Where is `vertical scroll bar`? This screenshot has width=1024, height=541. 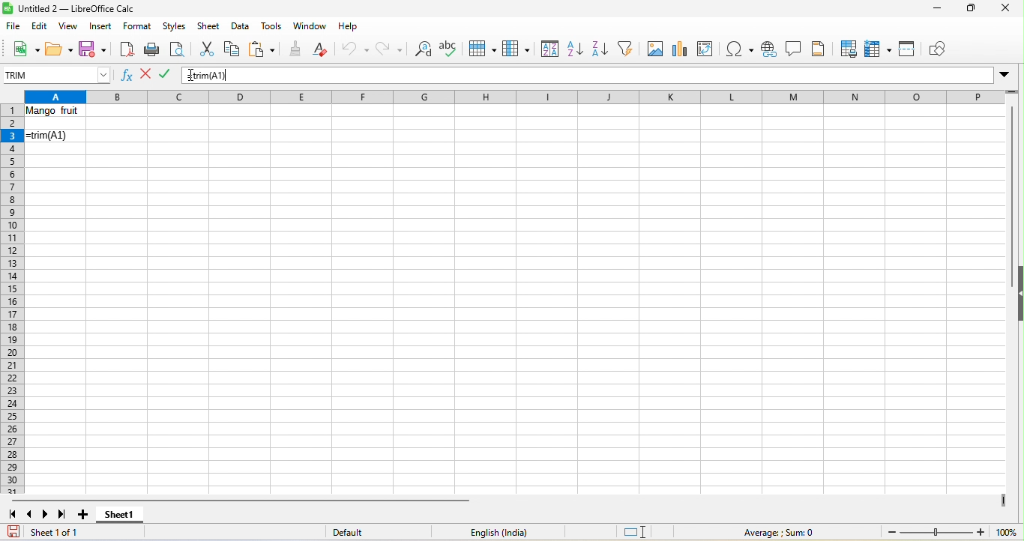
vertical scroll bar is located at coordinates (1011, 182).